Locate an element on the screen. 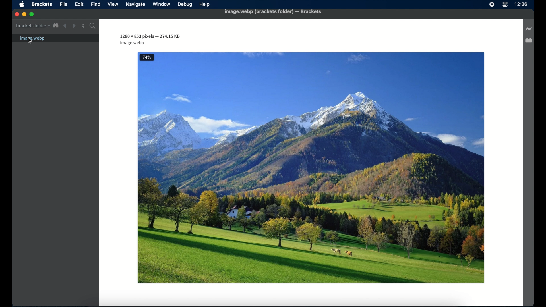 The height and width of the screenshot is (307, 546). forward is located at coordinates (74, 26).